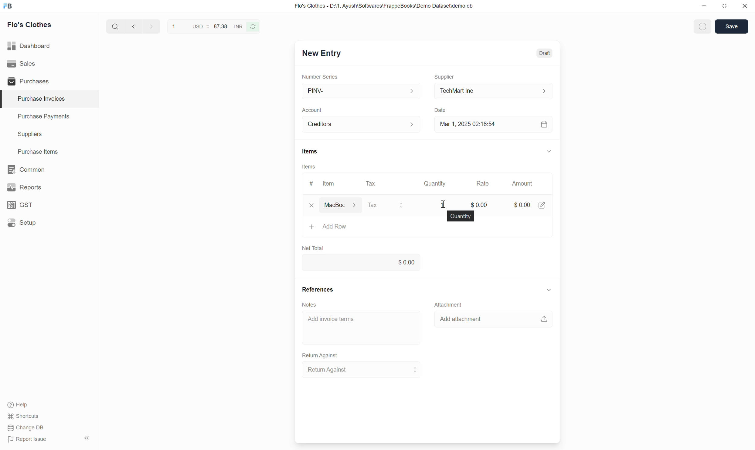  I want to click on Tax, so click(372, 183).